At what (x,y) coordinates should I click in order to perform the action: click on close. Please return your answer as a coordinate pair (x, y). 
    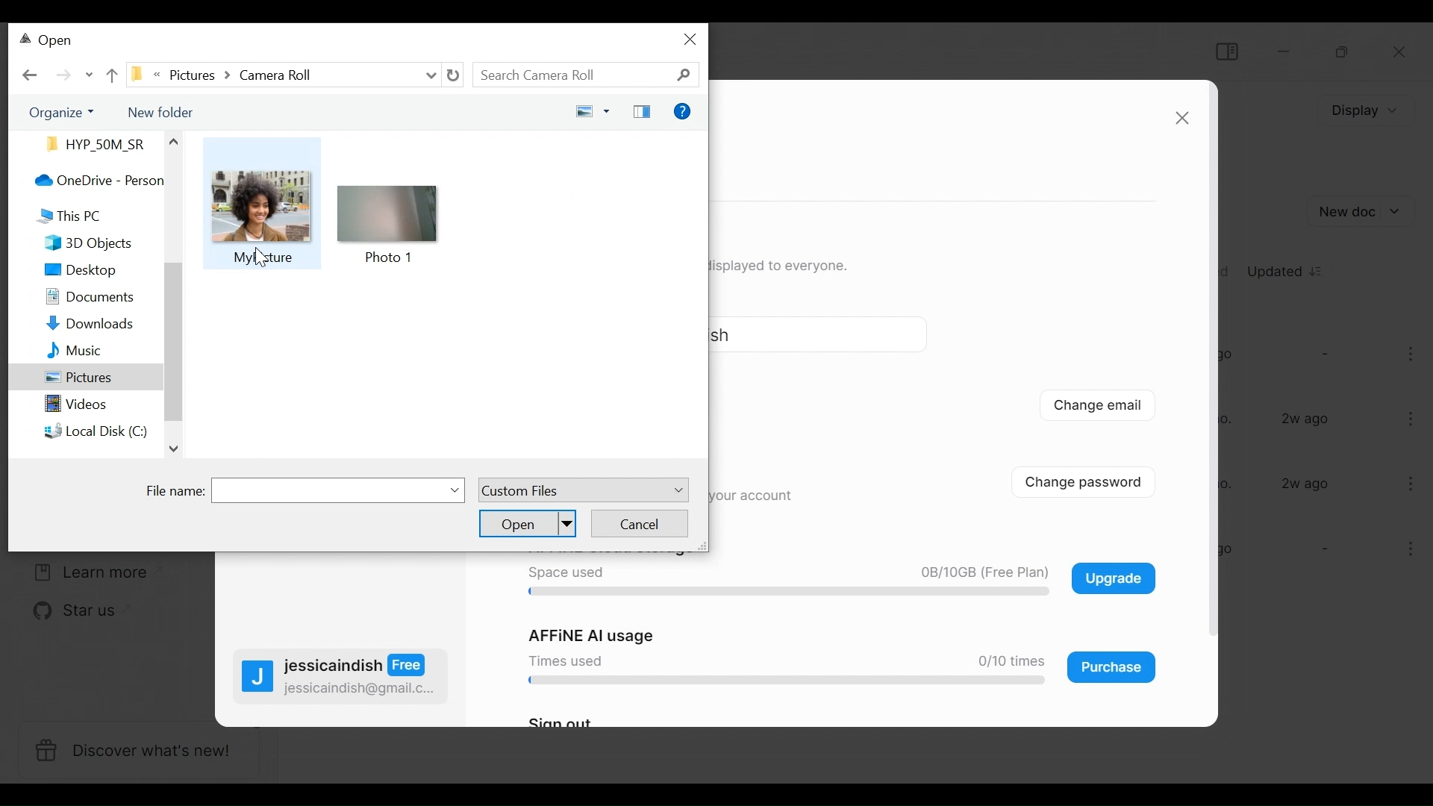
    Looking at the image, I should click on (692, 39).